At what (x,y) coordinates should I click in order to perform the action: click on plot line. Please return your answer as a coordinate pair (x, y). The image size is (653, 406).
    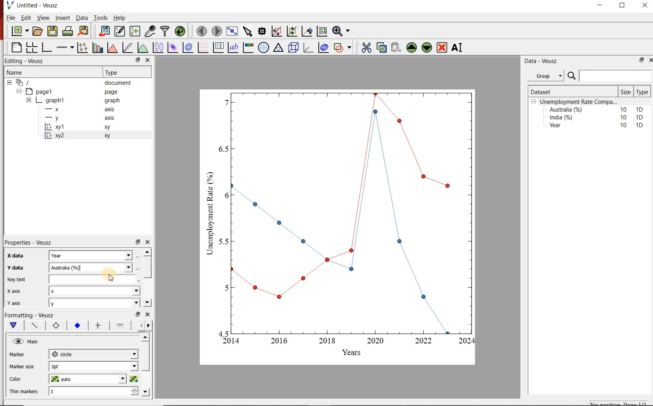
    Looking at the image, I should click on (35, 326).